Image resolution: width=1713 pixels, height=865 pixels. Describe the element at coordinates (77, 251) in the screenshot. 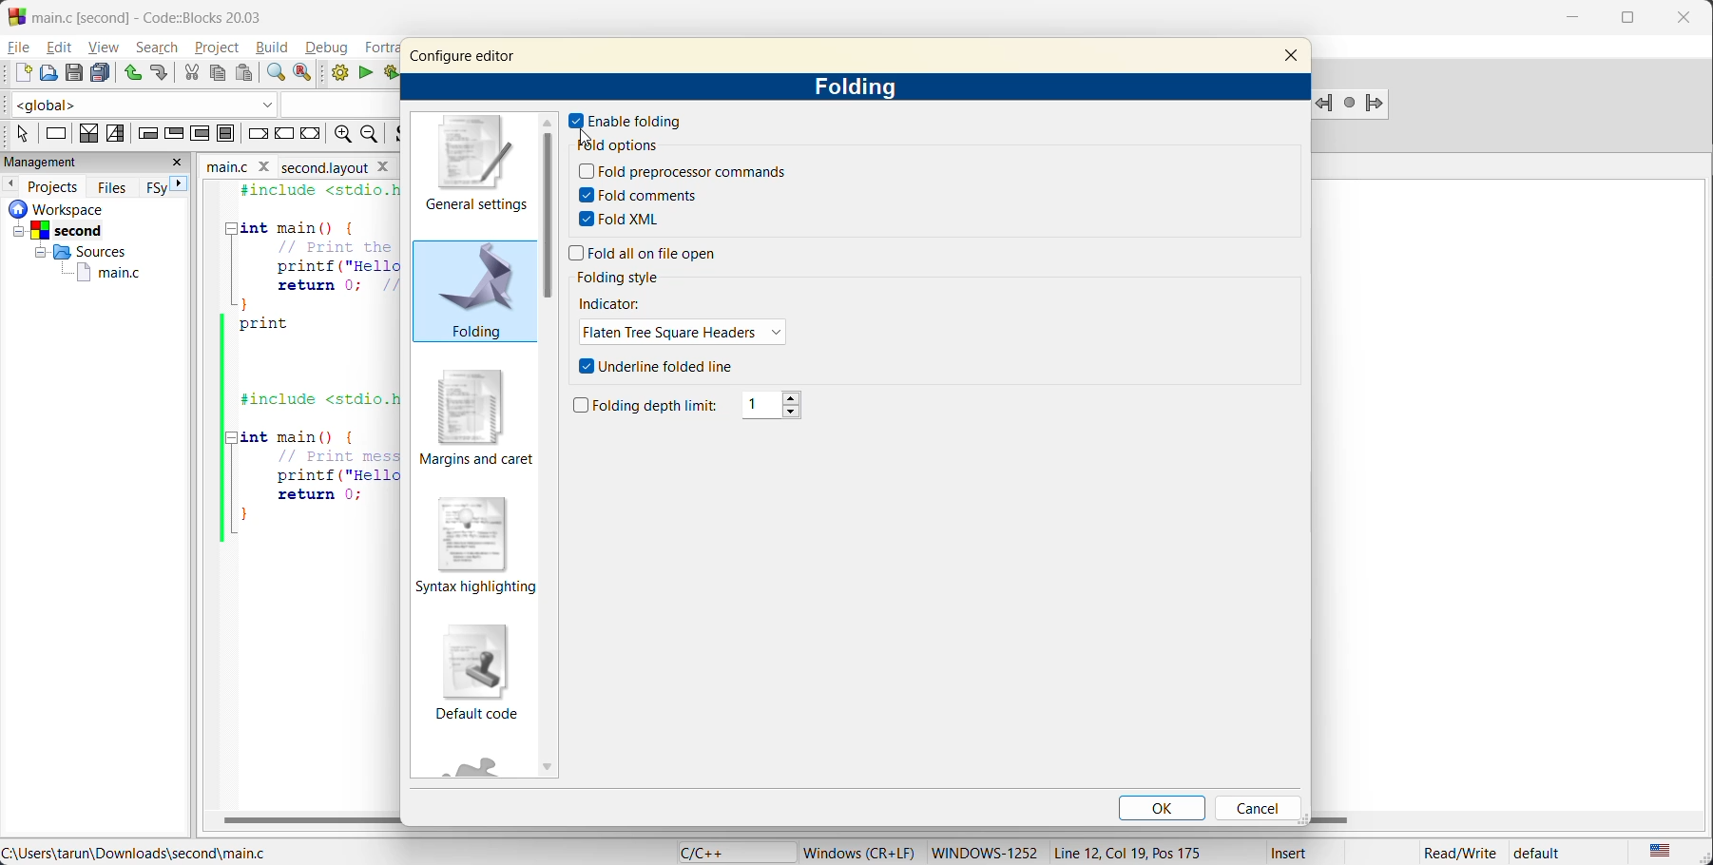

I see `` at that location.